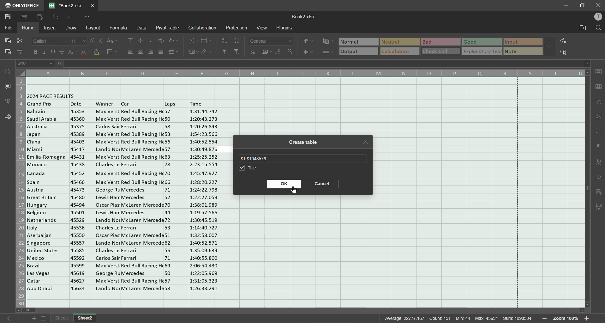 This screenshot has width=605, height=323. What do you see at coordinates (143, 200) in the screenshot?
I see `car` at bounding box center [143, 200].